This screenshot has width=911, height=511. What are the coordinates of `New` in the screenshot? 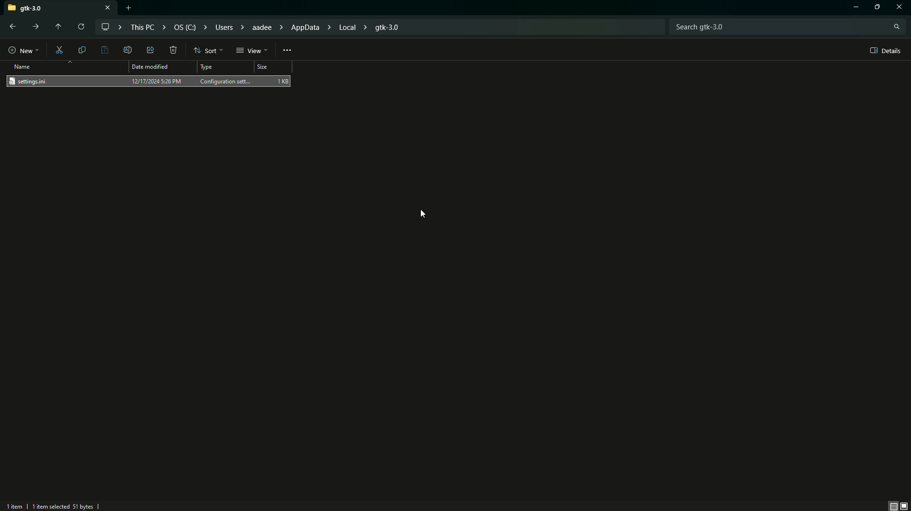 It's located at (23, 49).